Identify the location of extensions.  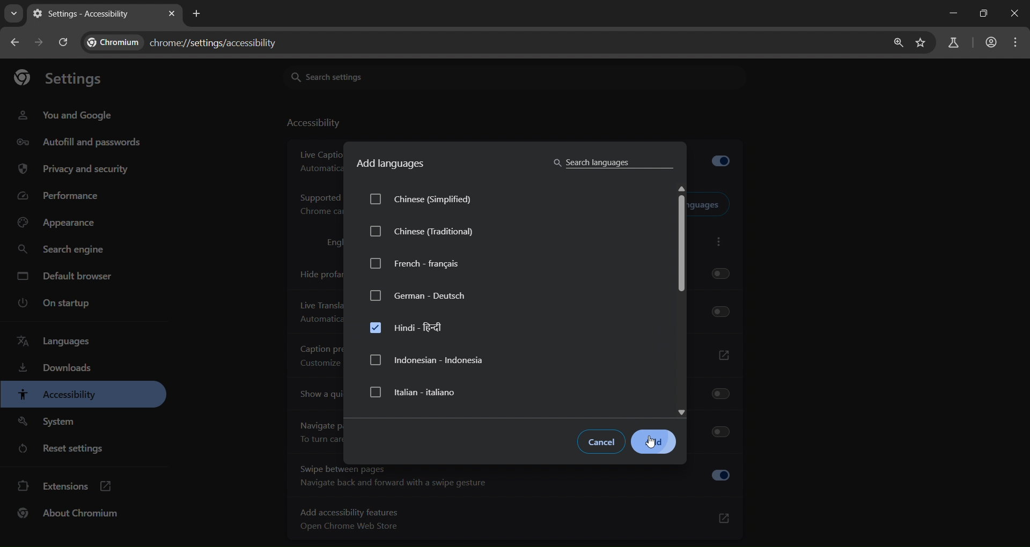
(63, 487).